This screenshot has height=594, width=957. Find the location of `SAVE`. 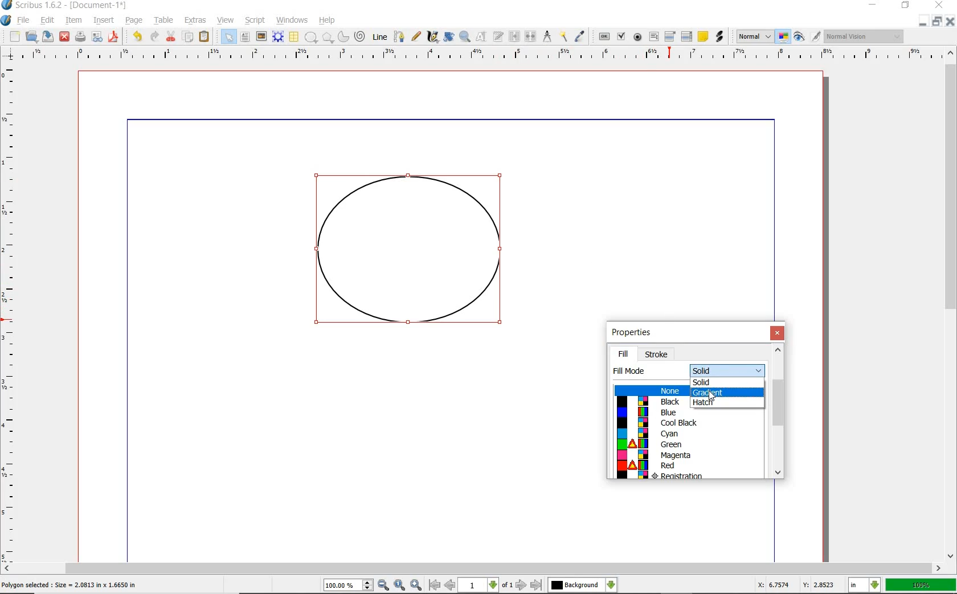

SAVE is located at coordinates (48, 36).